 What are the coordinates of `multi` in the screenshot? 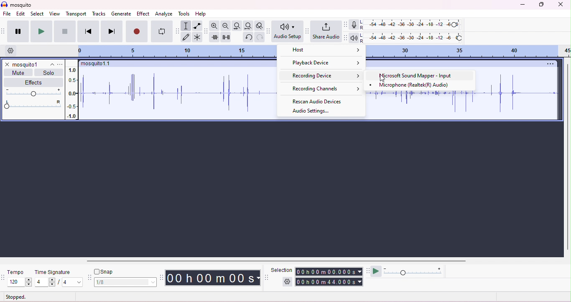 It's located at (196, 37).